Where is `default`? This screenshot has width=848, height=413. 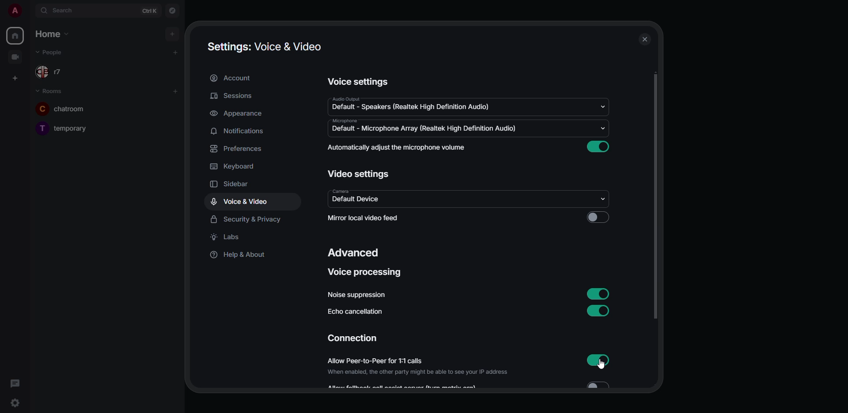 default is located at coordinates (416, 107).